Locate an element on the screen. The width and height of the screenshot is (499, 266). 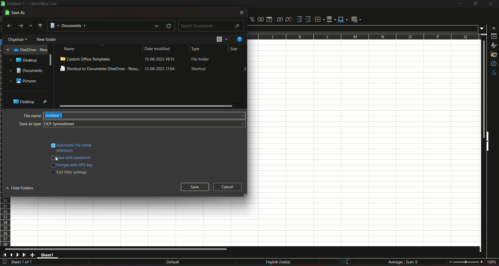
format as date is located at coordinates (270, 19).